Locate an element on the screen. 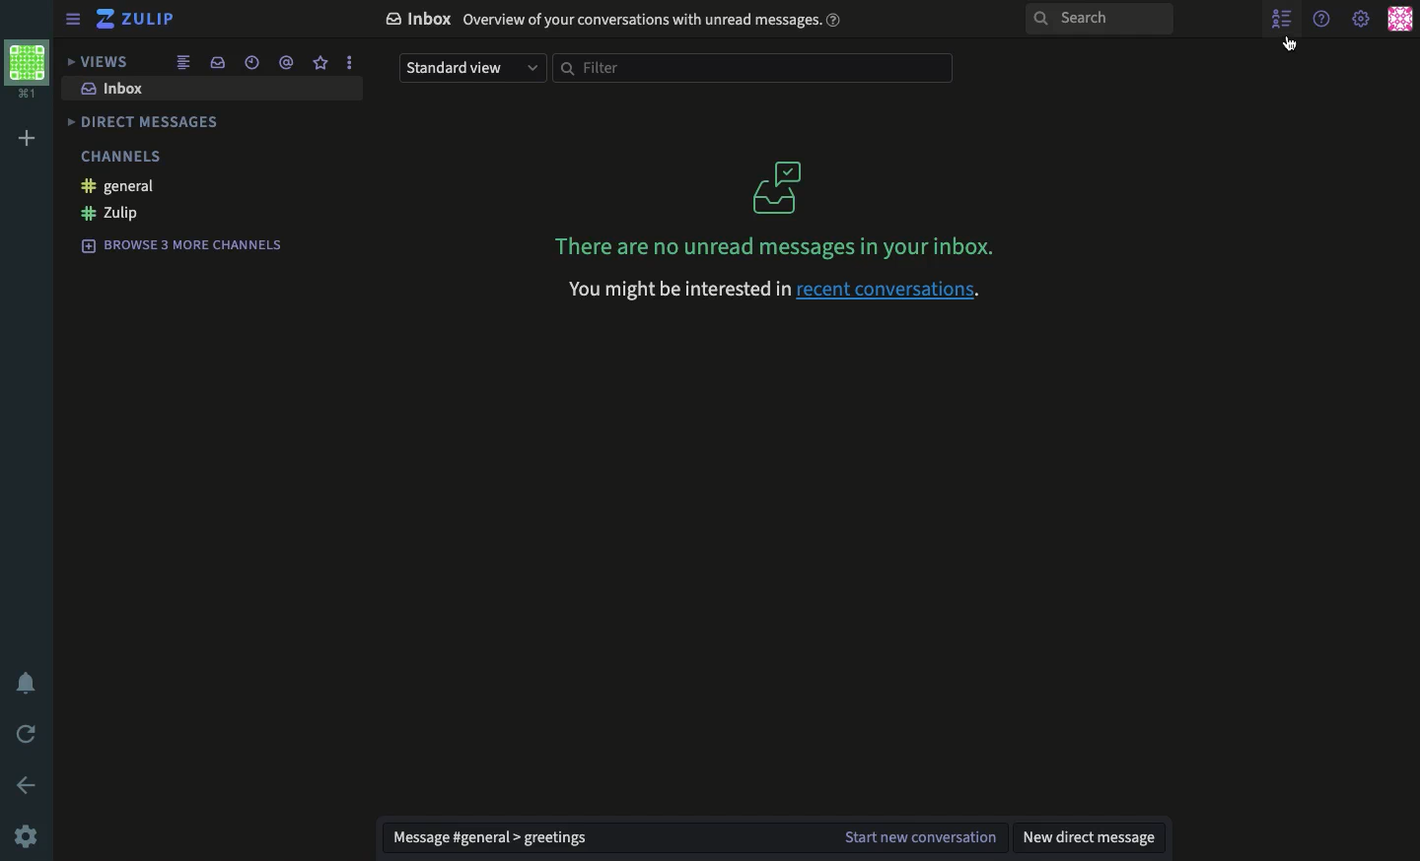 The width and height of the screenshot is (1420, 861). refresh is located at coordinates (29, 735).